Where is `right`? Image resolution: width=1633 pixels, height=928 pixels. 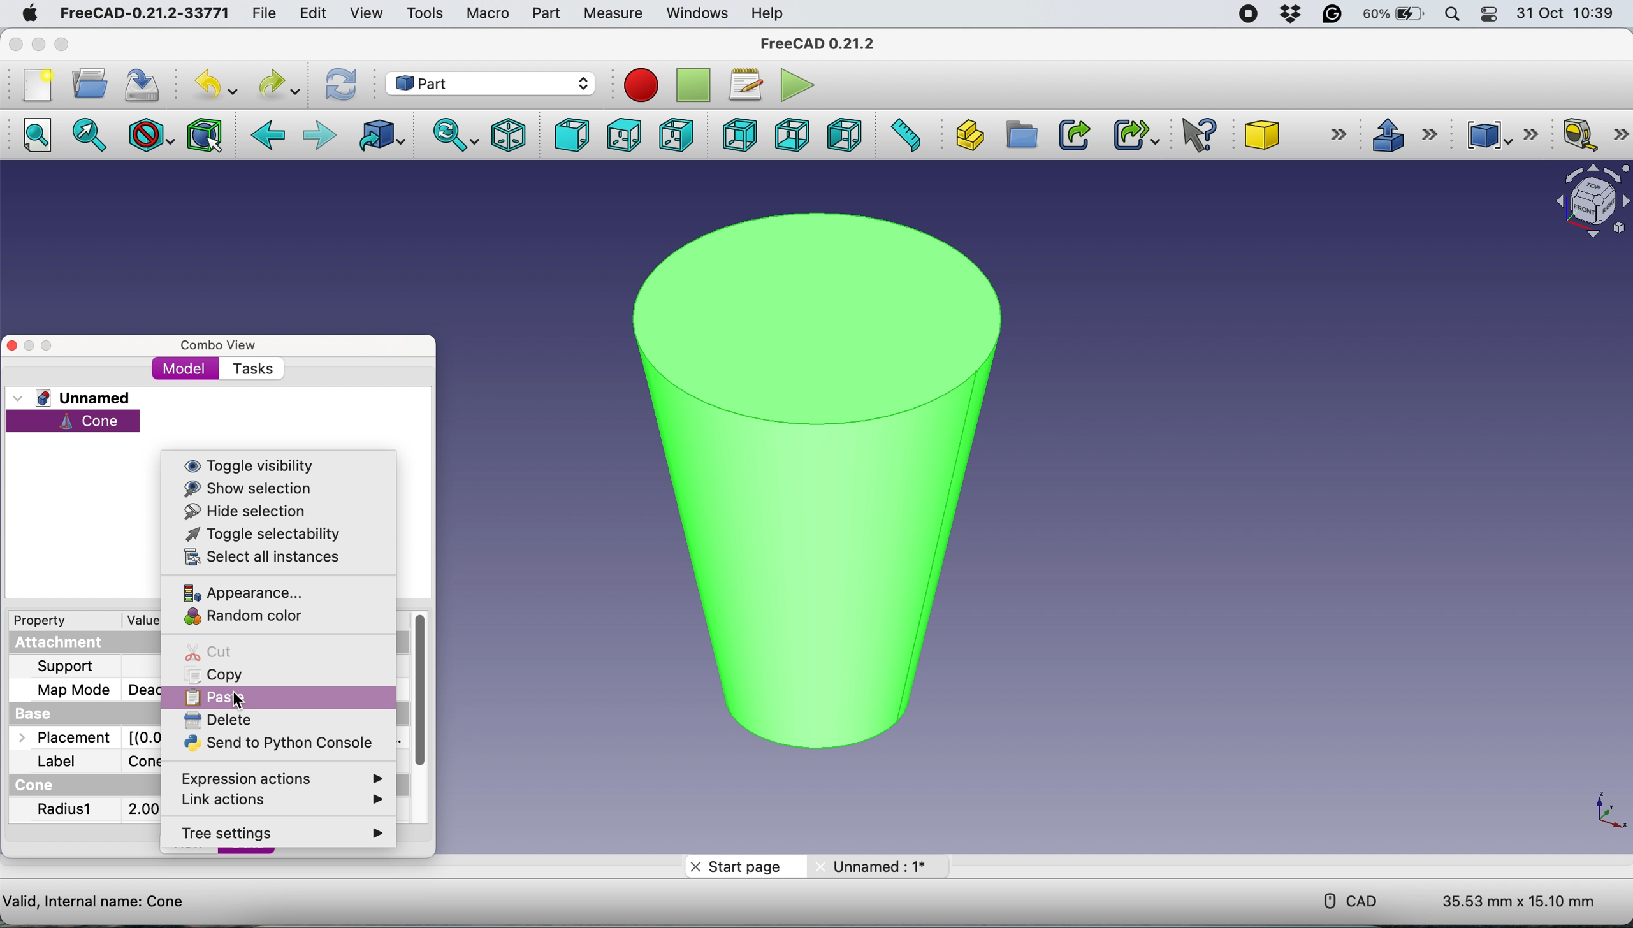
right is located at coordinates (675, 134).